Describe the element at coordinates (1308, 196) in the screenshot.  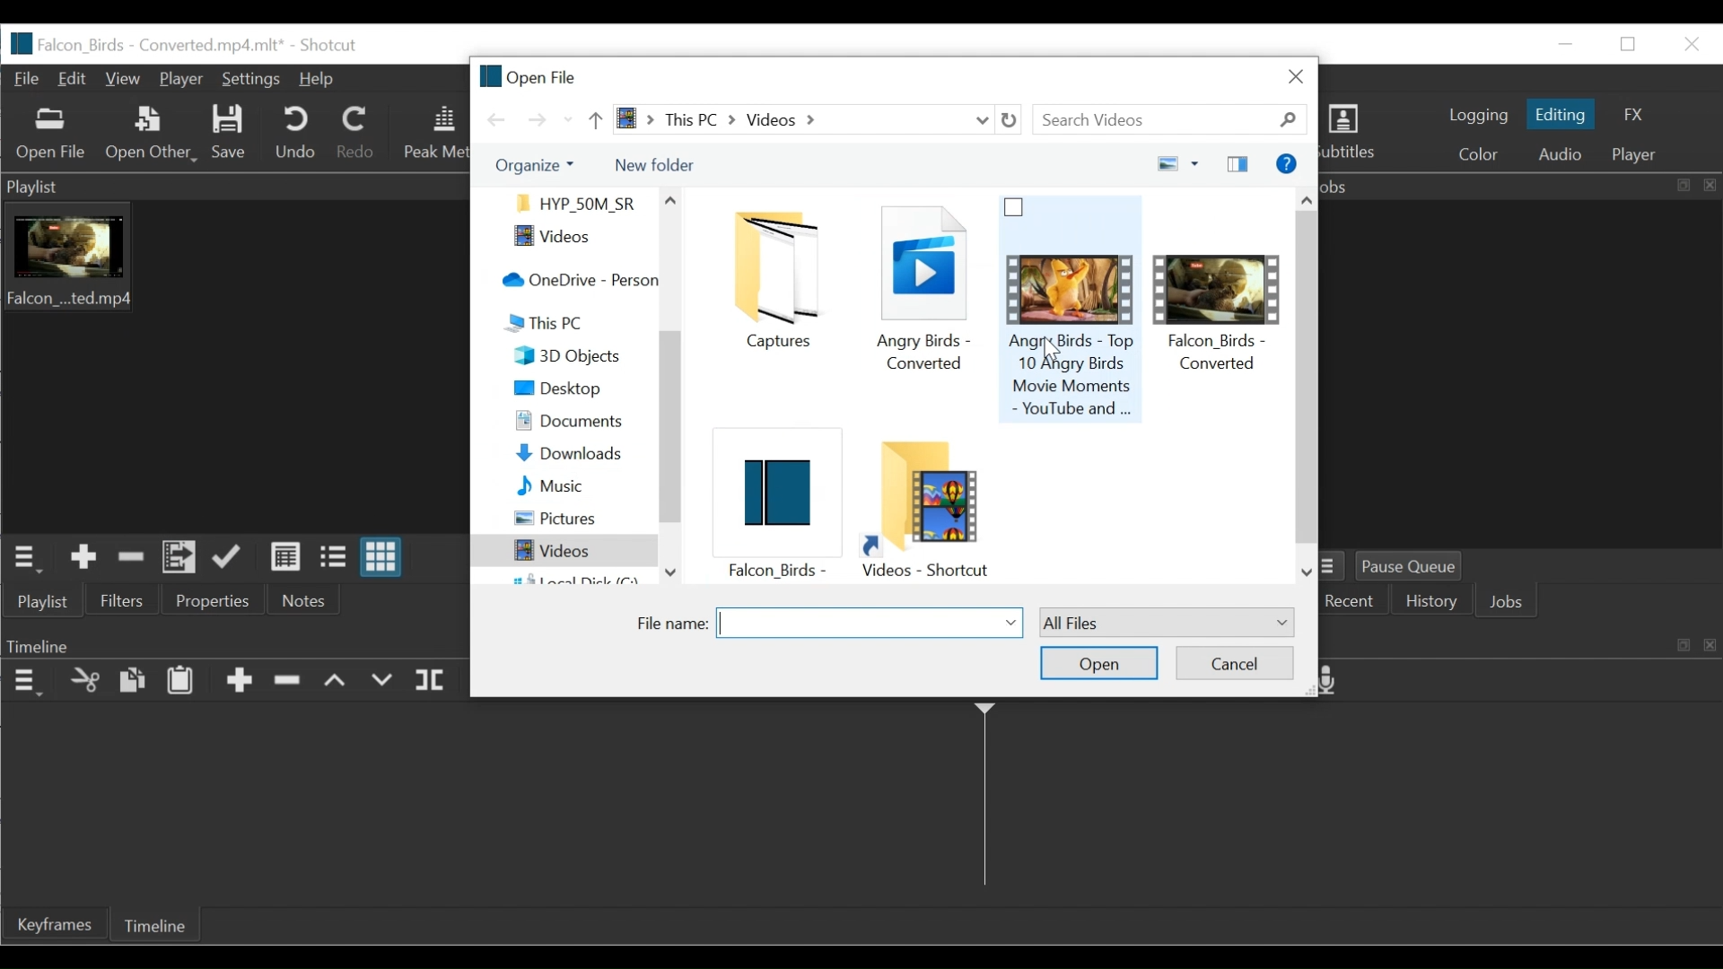
I see `Scroll up` at that location.